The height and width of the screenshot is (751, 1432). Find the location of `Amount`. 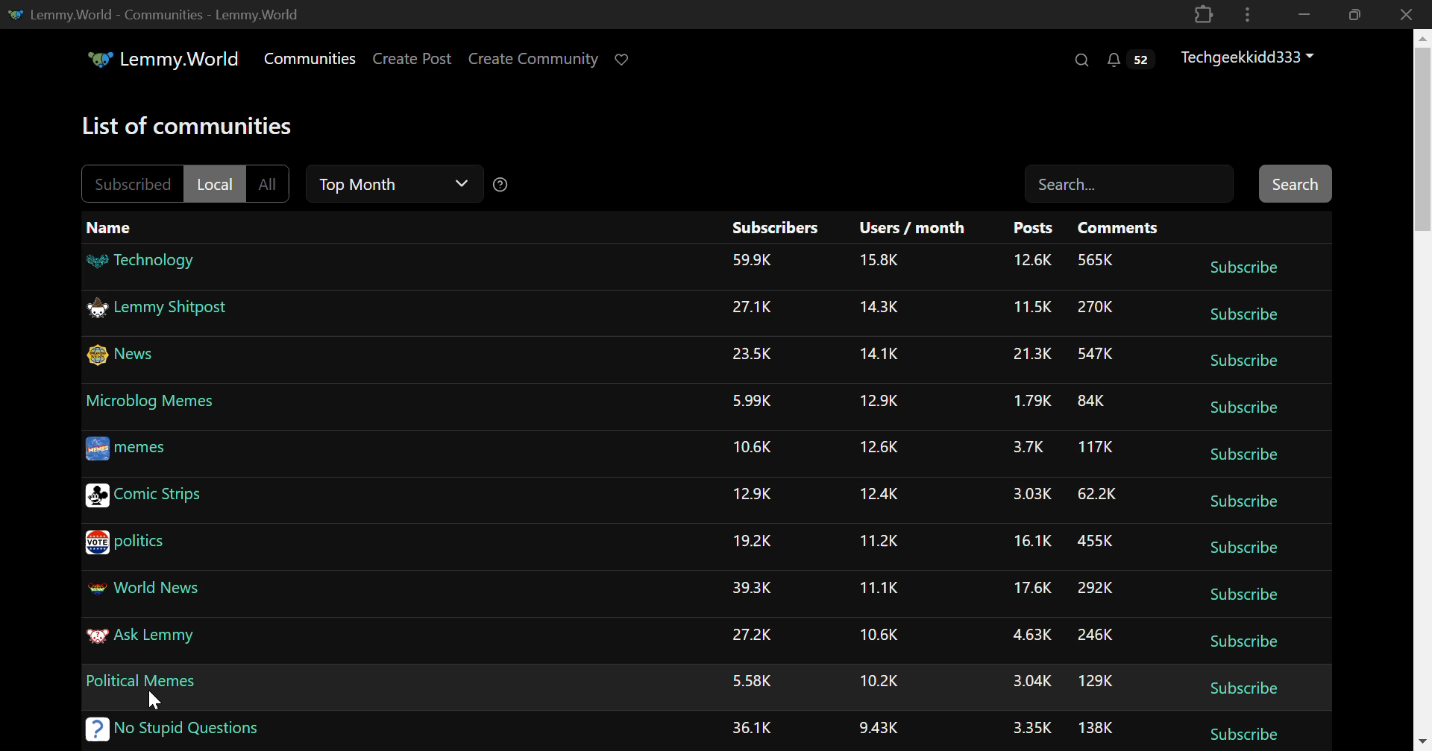

Amount is located at coordinates (753, 355).